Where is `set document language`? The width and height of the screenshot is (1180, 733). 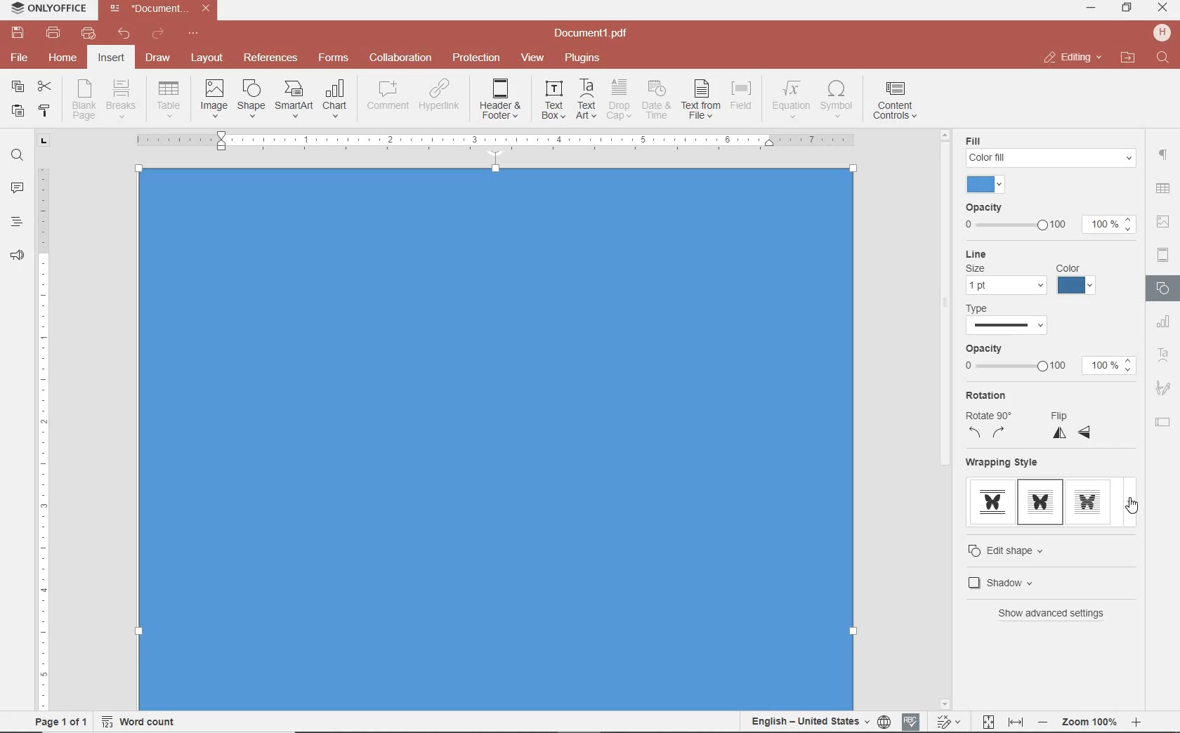
set document language is located at coordinates (819, 721).